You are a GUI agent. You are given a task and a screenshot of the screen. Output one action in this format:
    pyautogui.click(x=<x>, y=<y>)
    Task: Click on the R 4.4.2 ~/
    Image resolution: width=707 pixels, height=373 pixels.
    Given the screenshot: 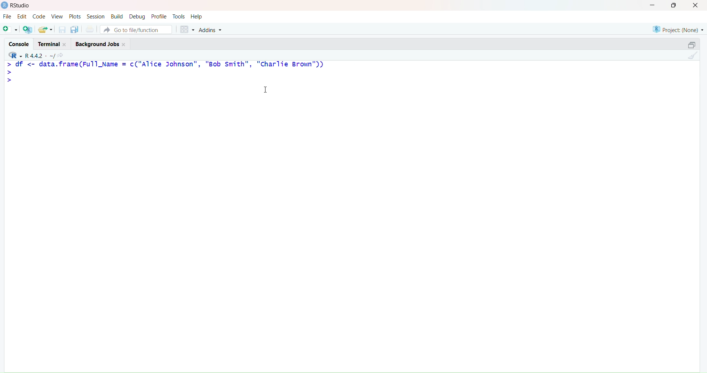 What is the action you would take?
    pyautogui.click(x=41, y=55)
    